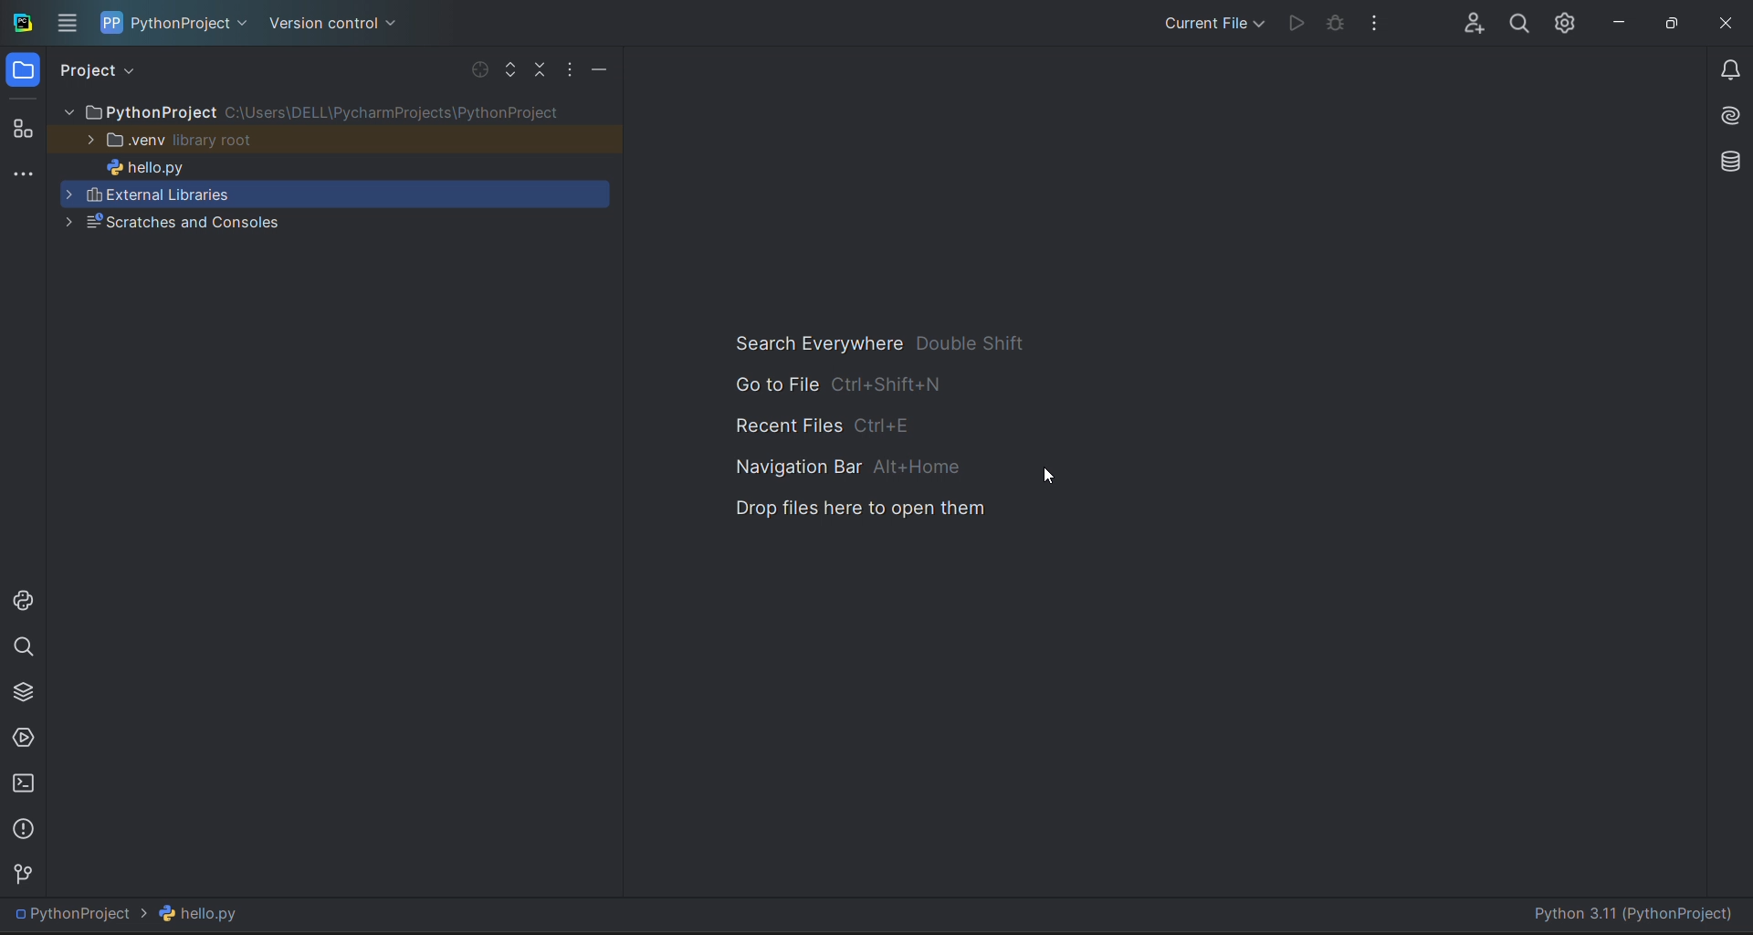 Image resolution: width=1753 pixels, height=935 pixels. I want to click on project, so click(174, 24).